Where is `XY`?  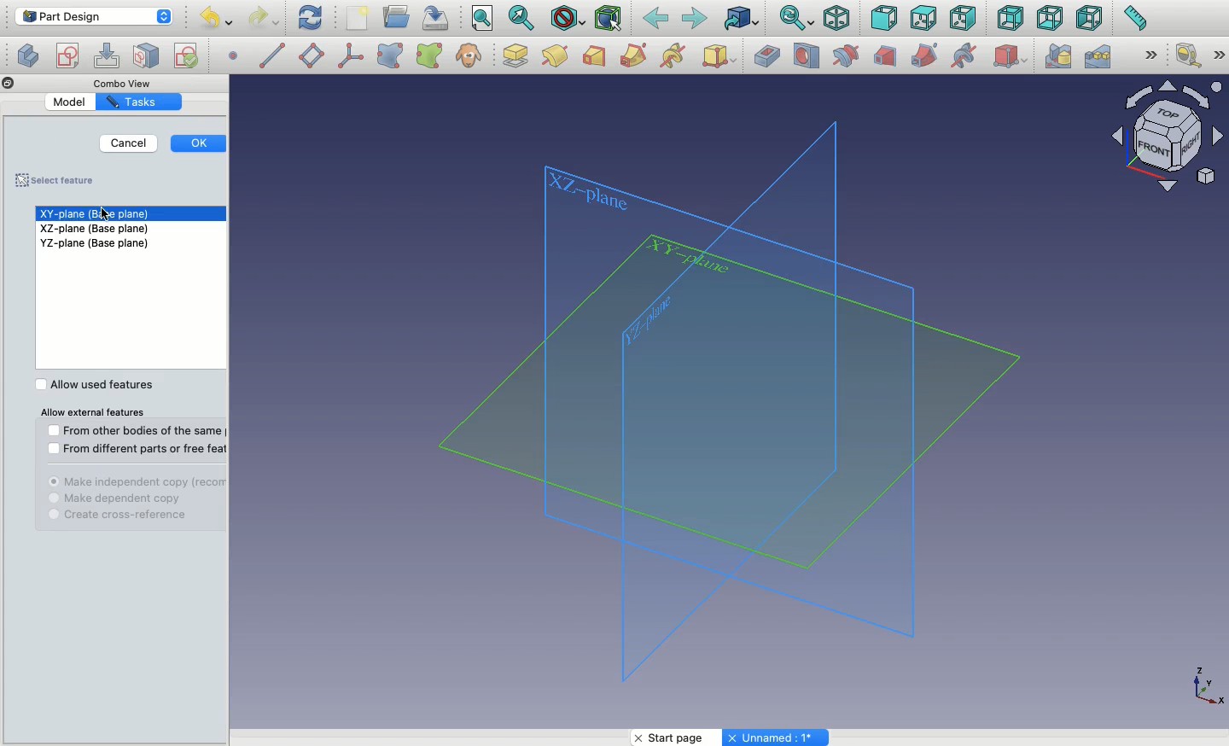 XY is located at coordinates (65, 213).